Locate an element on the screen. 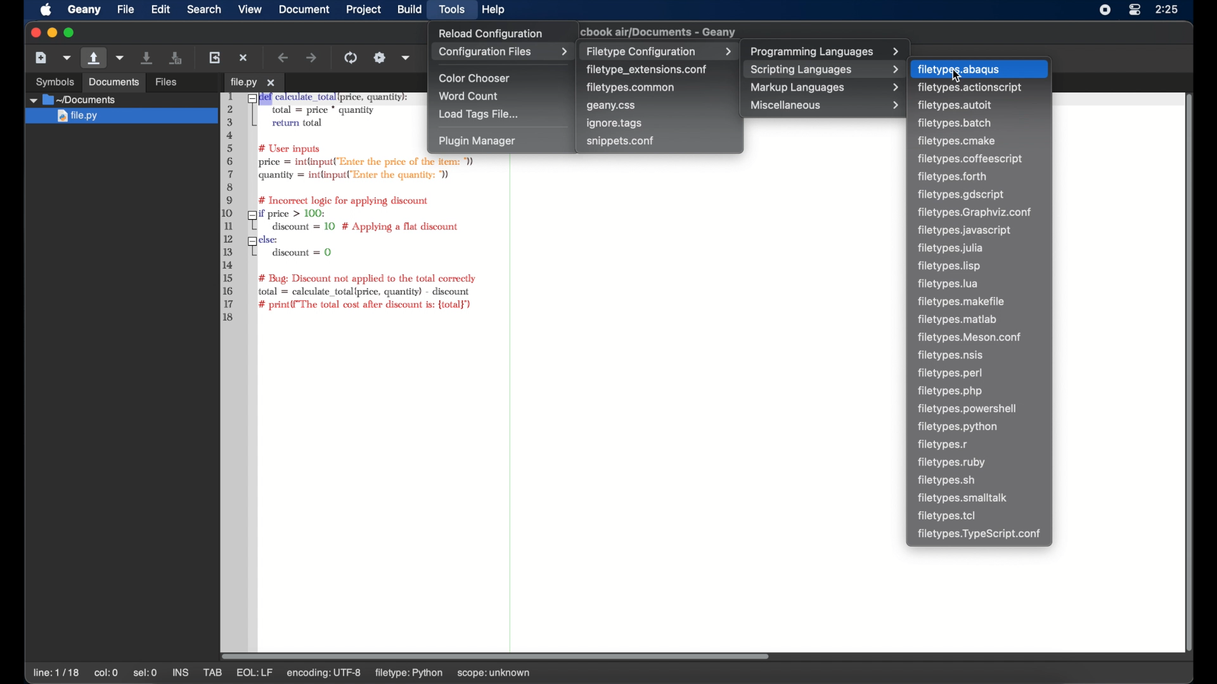 The image size is (1217, 684). apple icon is located at coordinates (46, 10).